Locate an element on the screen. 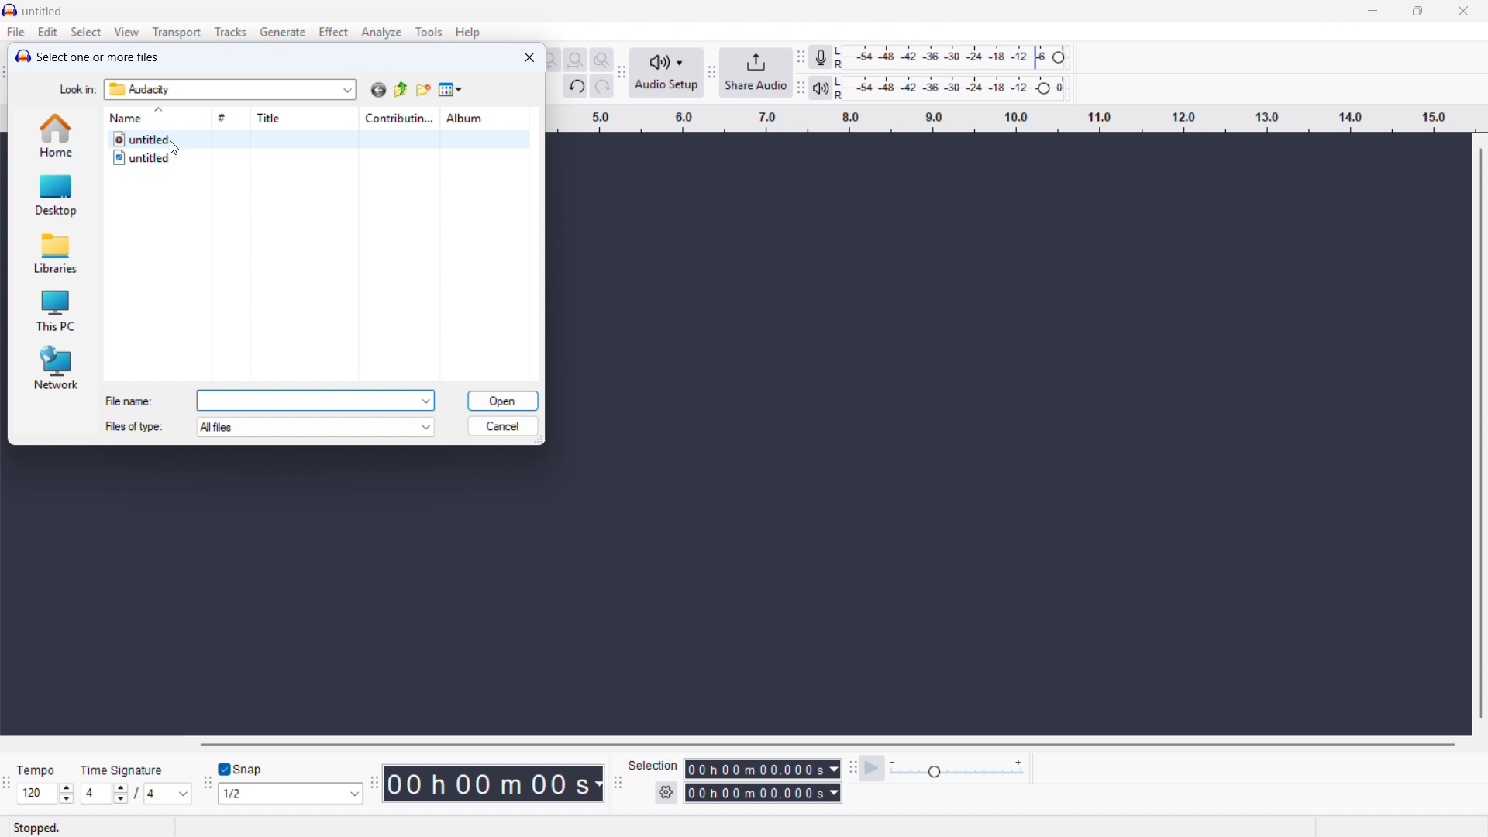 This screenshot has height=837, width=1488. Network is located at coordinates (54, 367).